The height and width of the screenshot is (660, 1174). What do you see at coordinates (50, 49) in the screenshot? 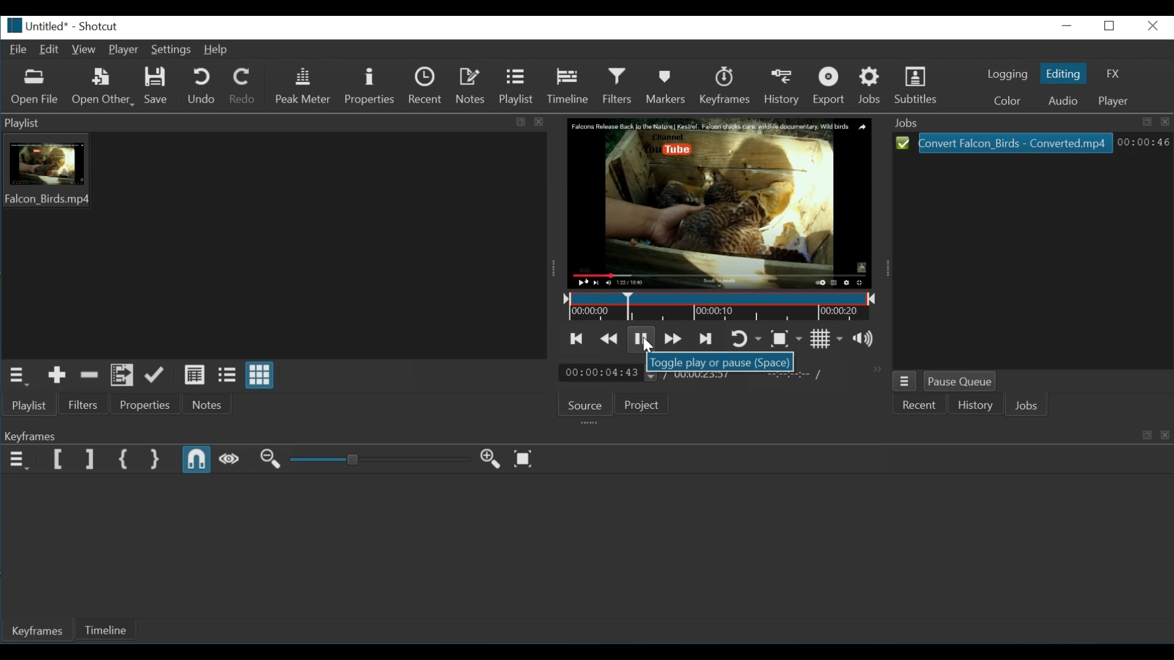
I see `Edit` at bounding box center [50, 49].